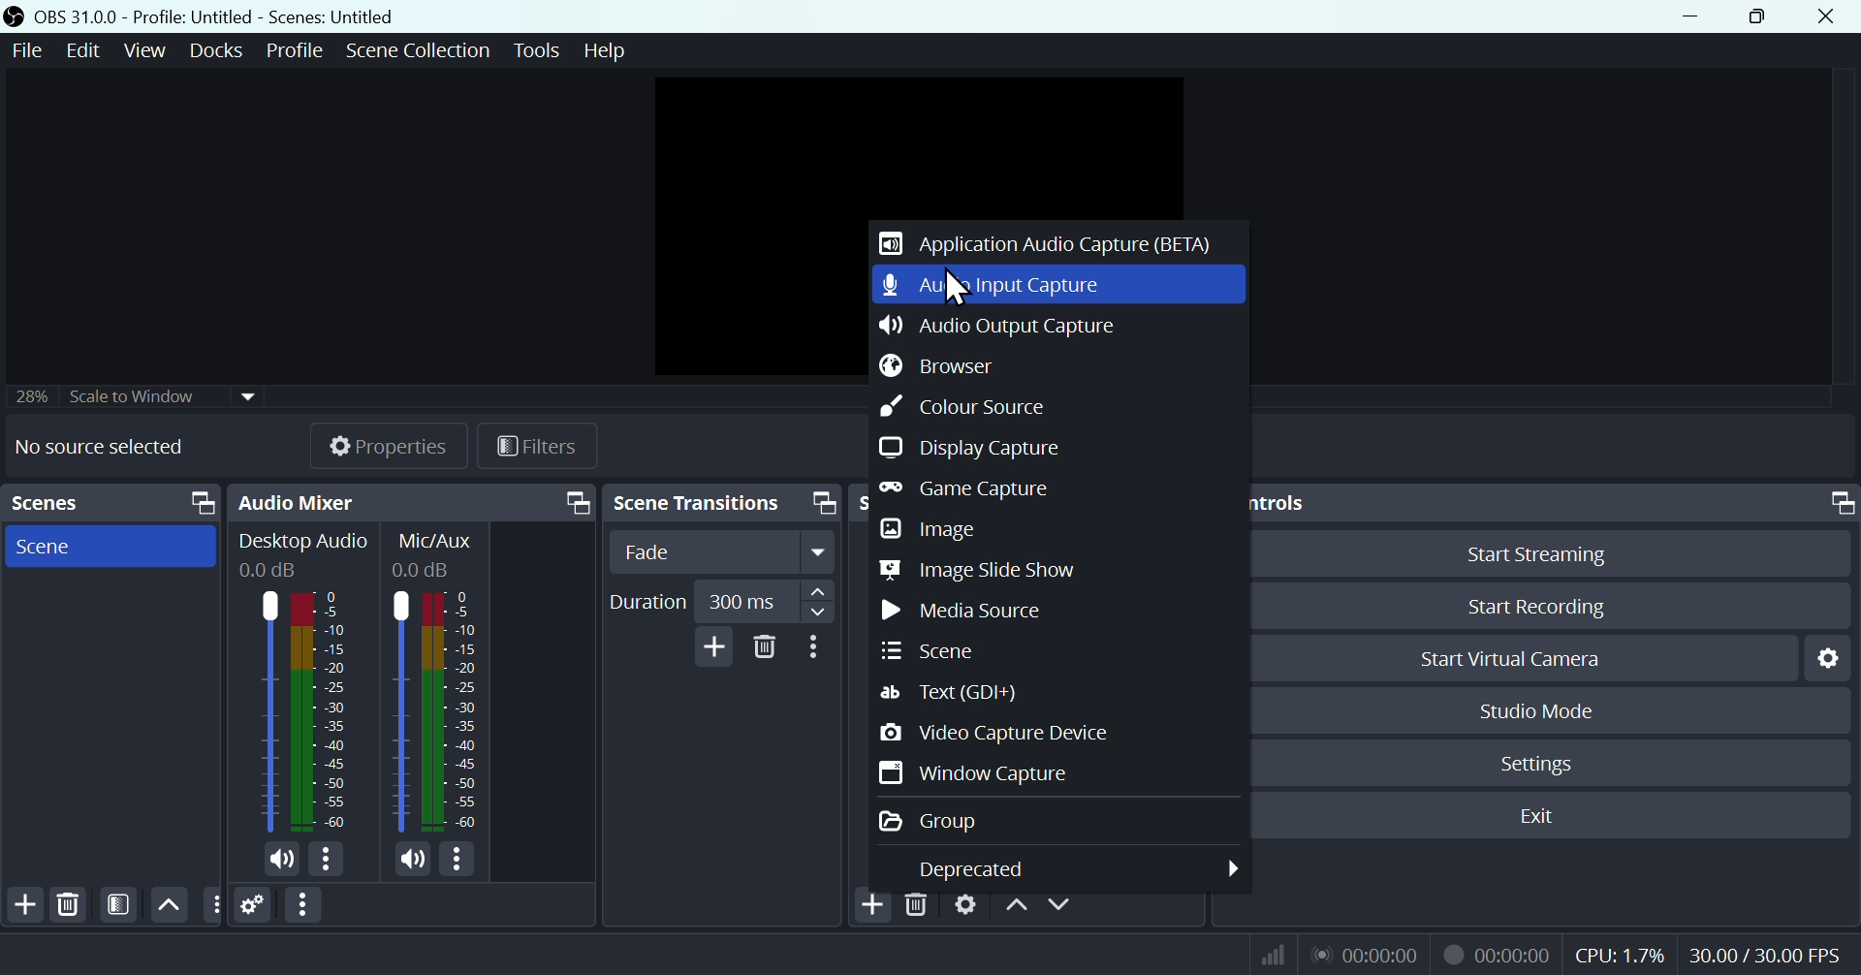 This screenshot has width=1861, height=975. I want to click on Image slide show, so click(994, 570).